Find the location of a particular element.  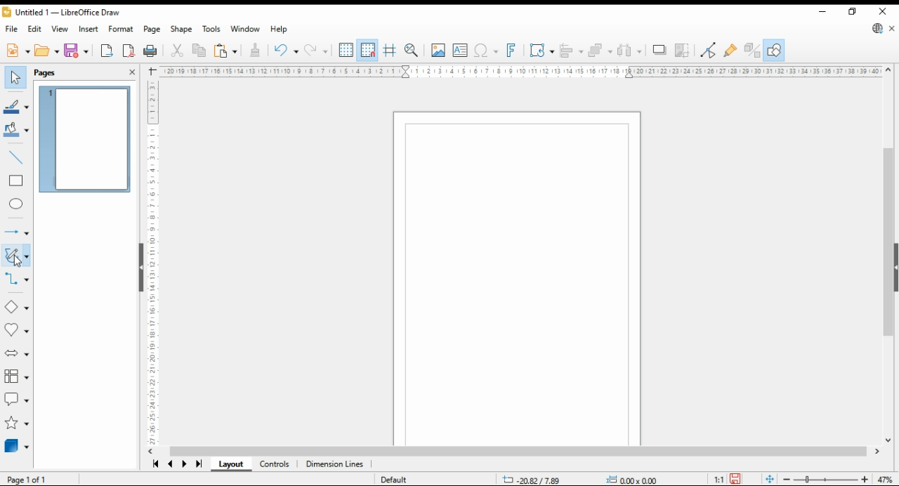

arrows  is located at coordinates (15, 231).